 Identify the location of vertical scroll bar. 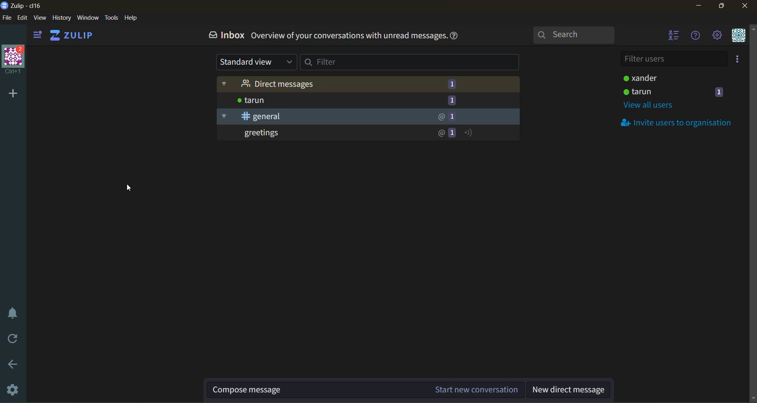
(752, 175).